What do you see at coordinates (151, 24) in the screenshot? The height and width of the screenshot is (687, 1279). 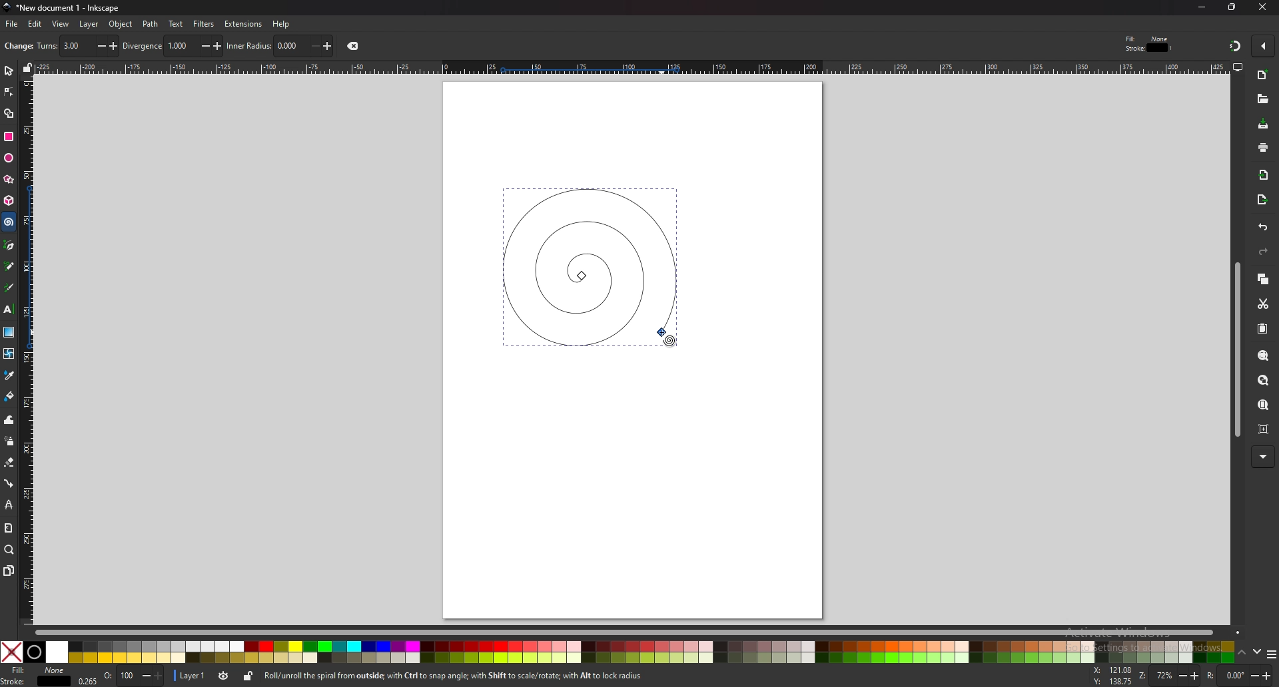 I see `path` at bounding box center [151, 24].